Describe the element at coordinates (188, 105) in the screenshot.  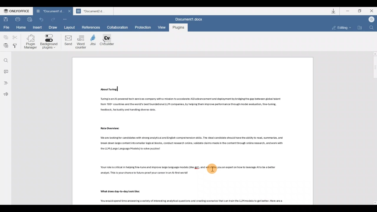
I see `` at that location.